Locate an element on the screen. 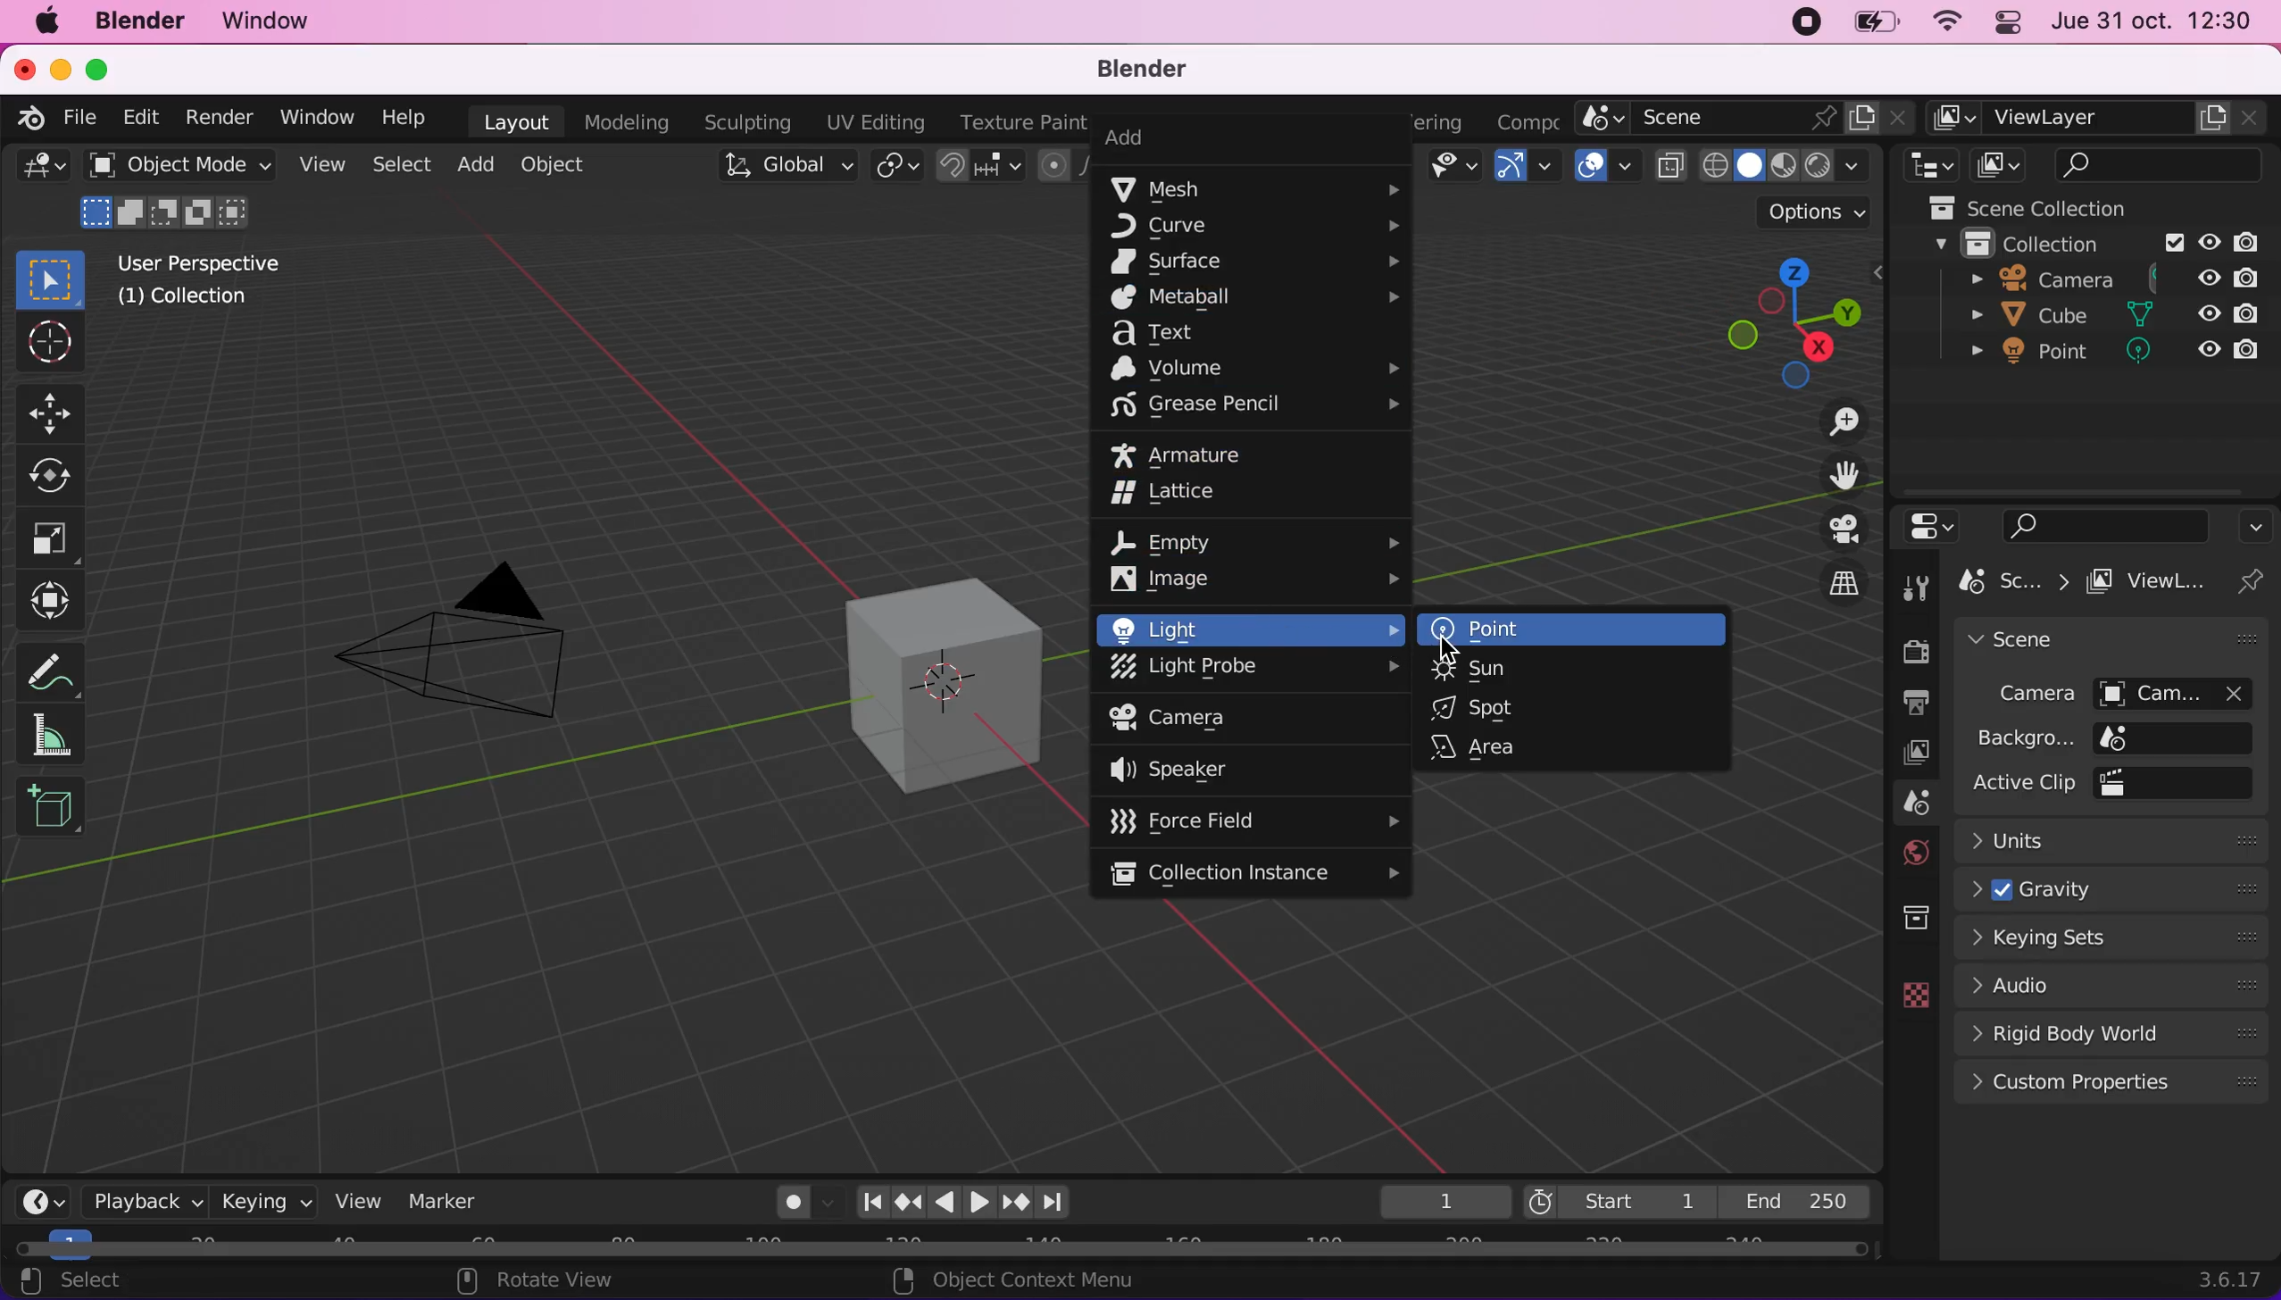 The width and height of the screenshot is (2281, 1300). select (toggle) is located at coordinates (164, 1280).